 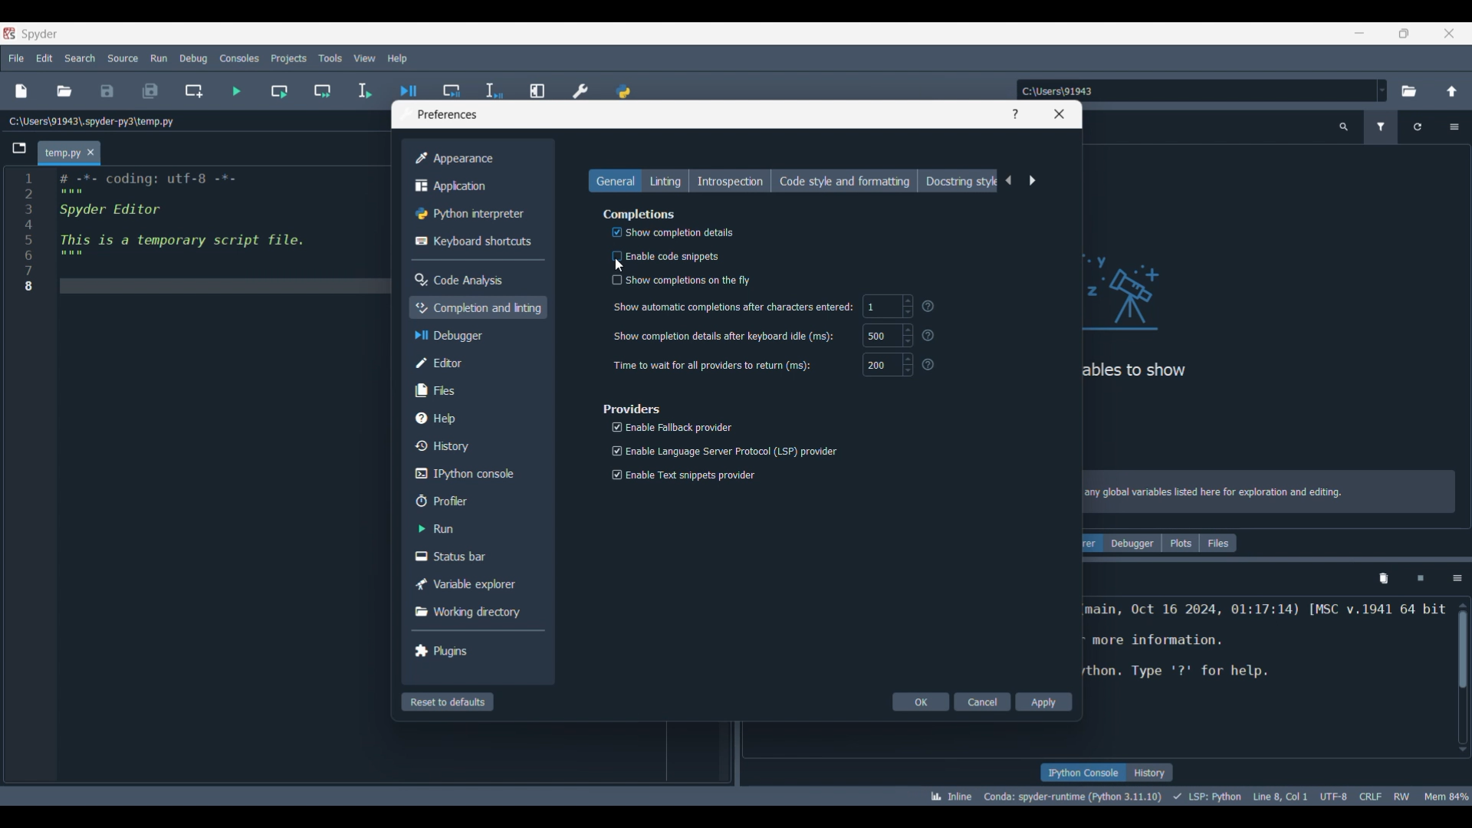 I want to click on 1, so click(x=888, y=307).